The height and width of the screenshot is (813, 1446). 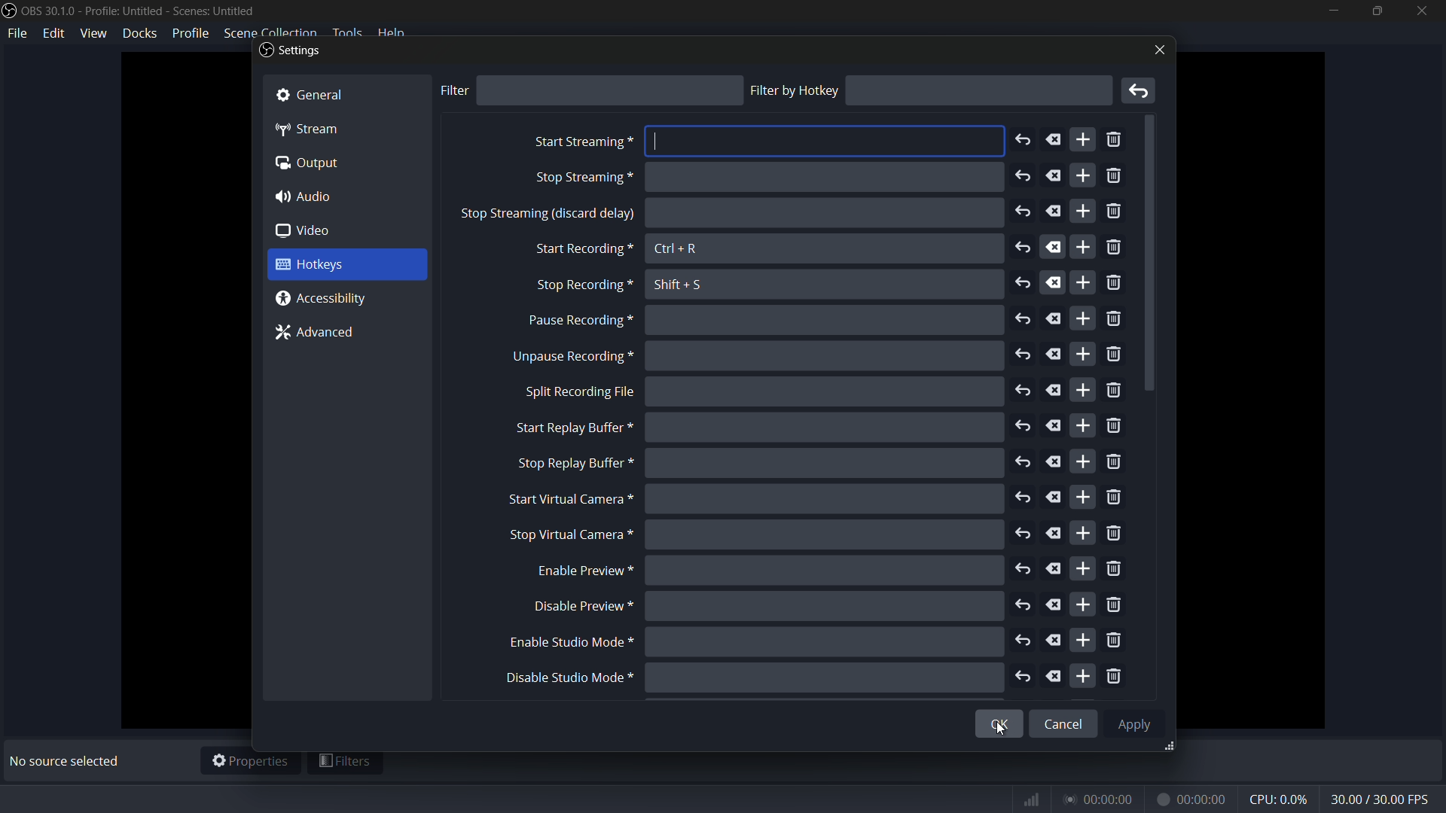 What do you see at coordinates (1115, 534) in the screenshot?
I see `remove` at bounding box center [1115, 534].